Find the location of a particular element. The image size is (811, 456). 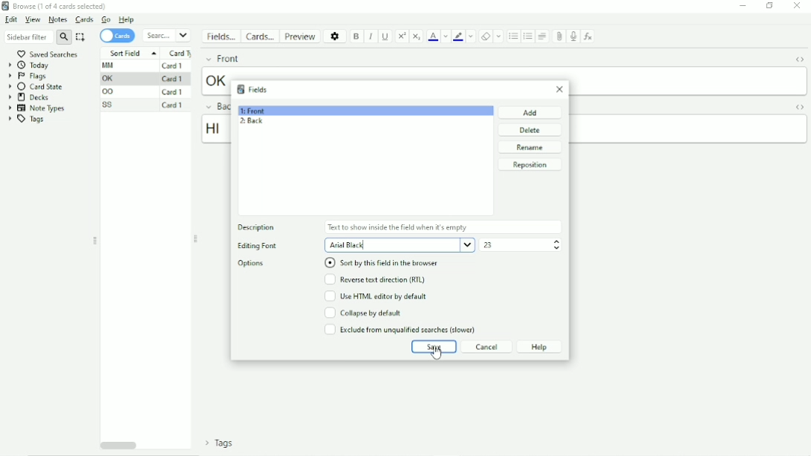

Text highlight color is located at coordinates (458, 37).